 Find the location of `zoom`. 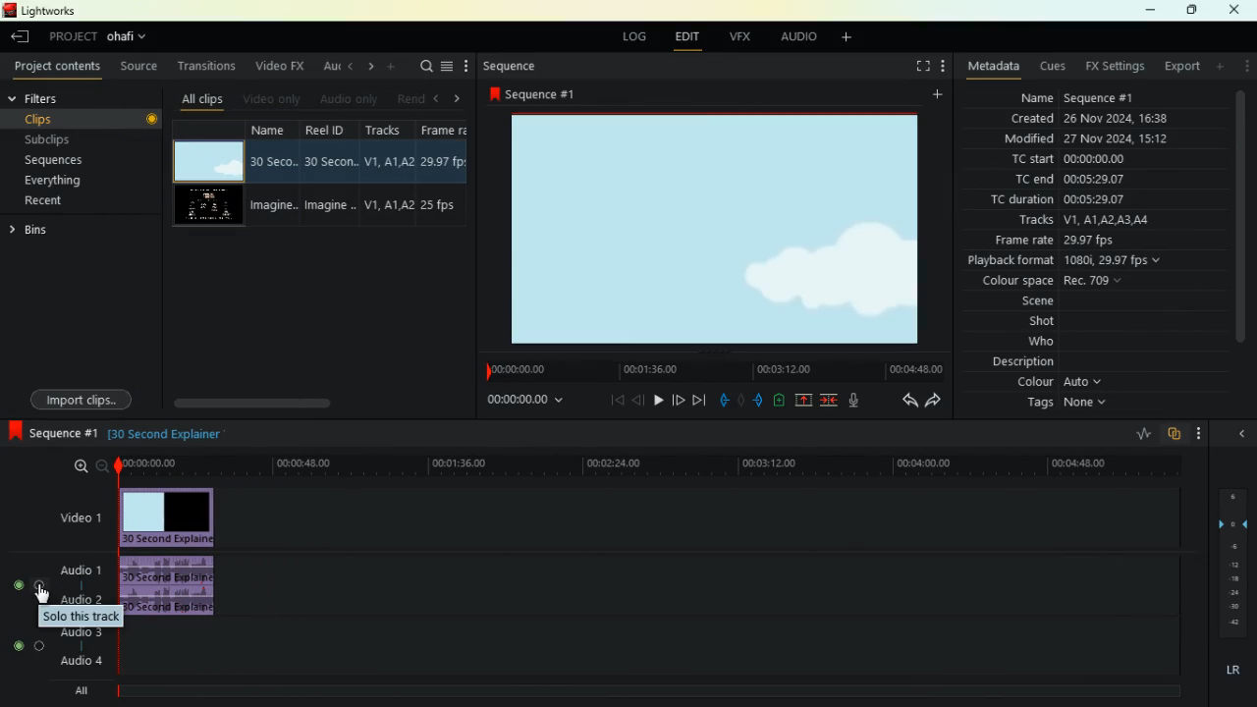

zoom is located at coordinates (83, 465).